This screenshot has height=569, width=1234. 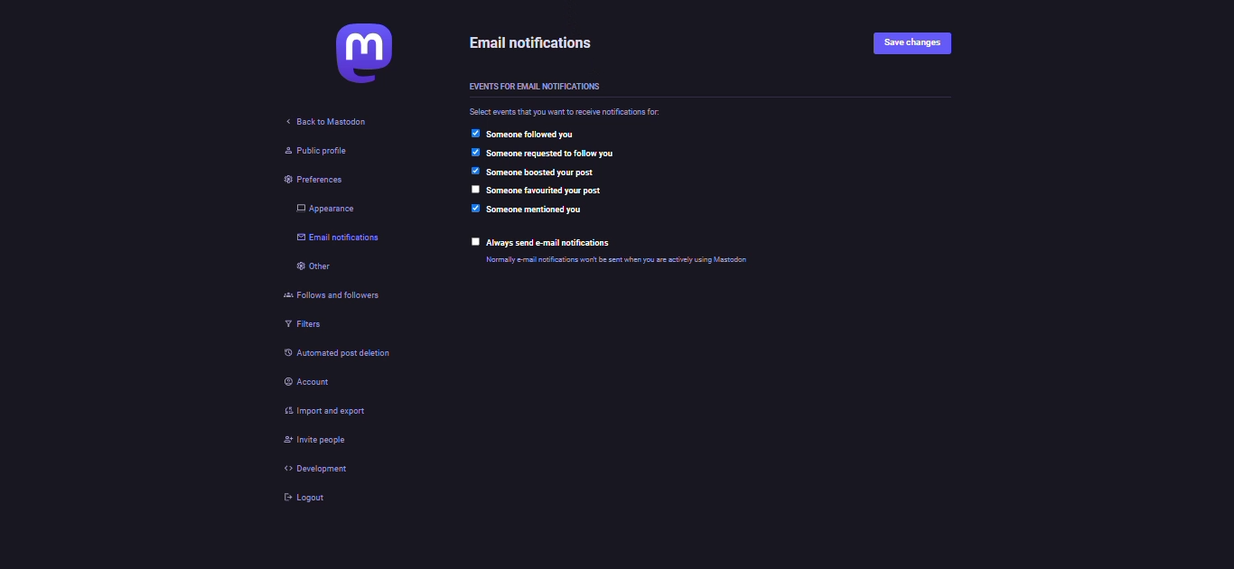 What do you see at coordinates (473, 134) in the screenshot?
I see `enabled` at bounding box center [473, 134].